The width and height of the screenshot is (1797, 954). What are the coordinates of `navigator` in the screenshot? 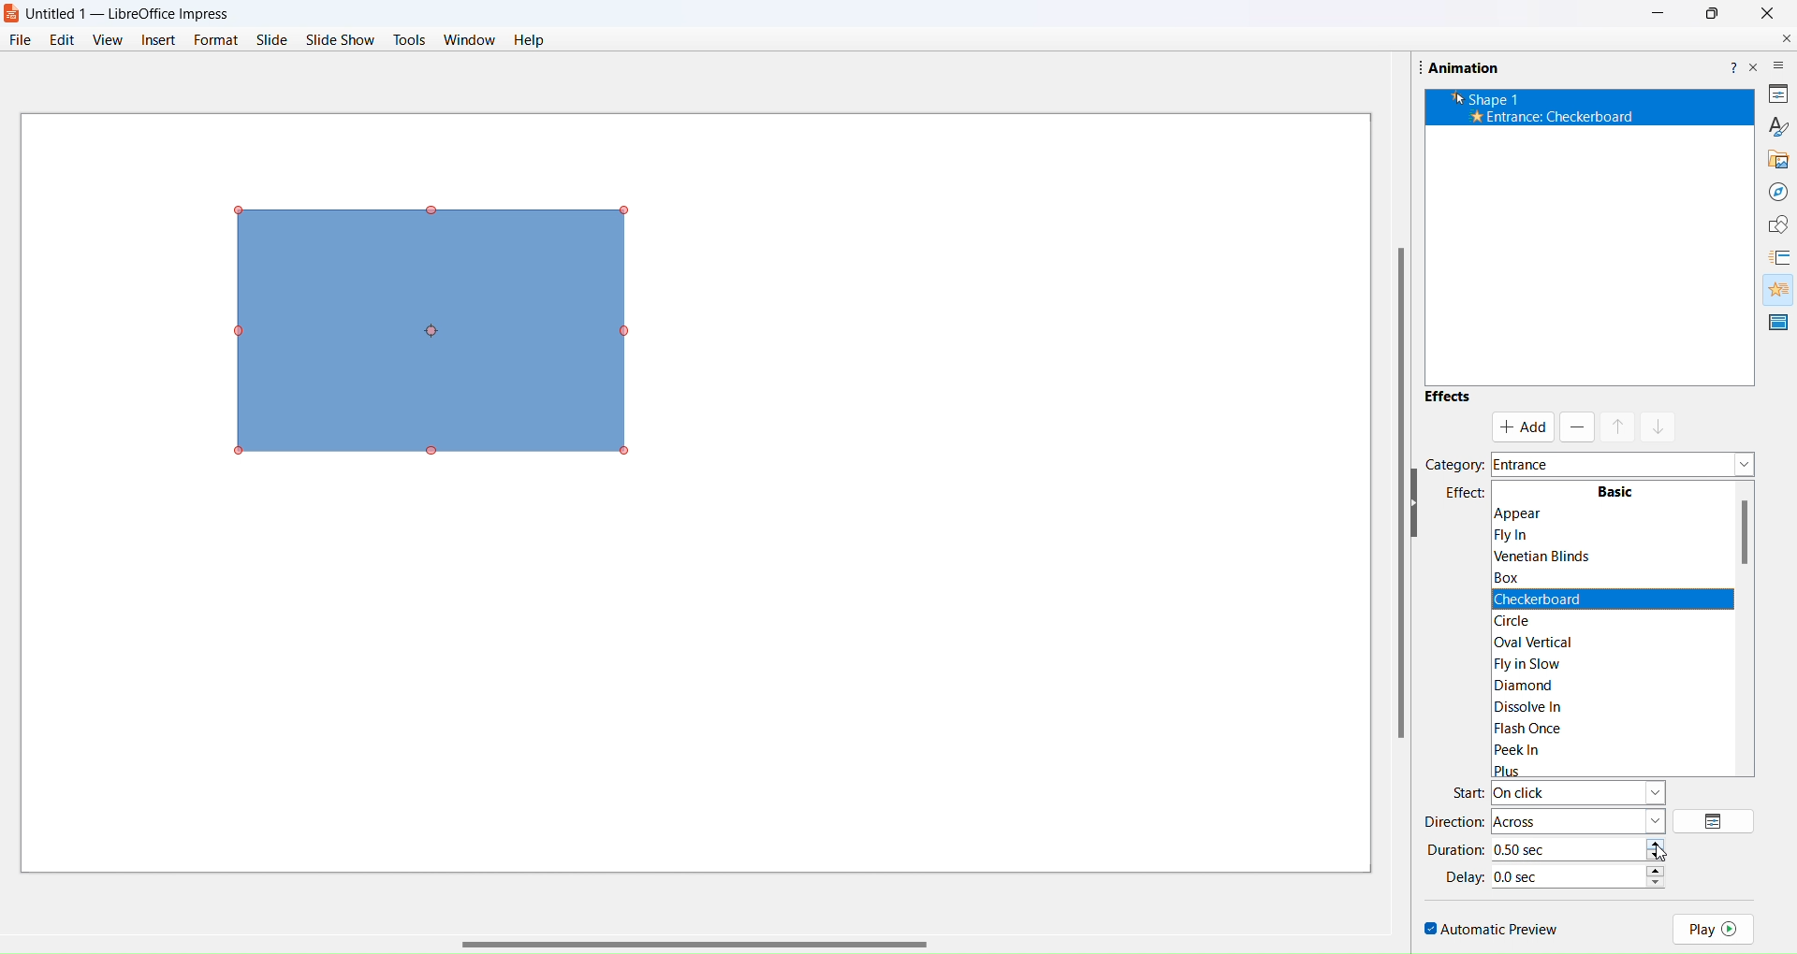 It's located at (1776, 191).